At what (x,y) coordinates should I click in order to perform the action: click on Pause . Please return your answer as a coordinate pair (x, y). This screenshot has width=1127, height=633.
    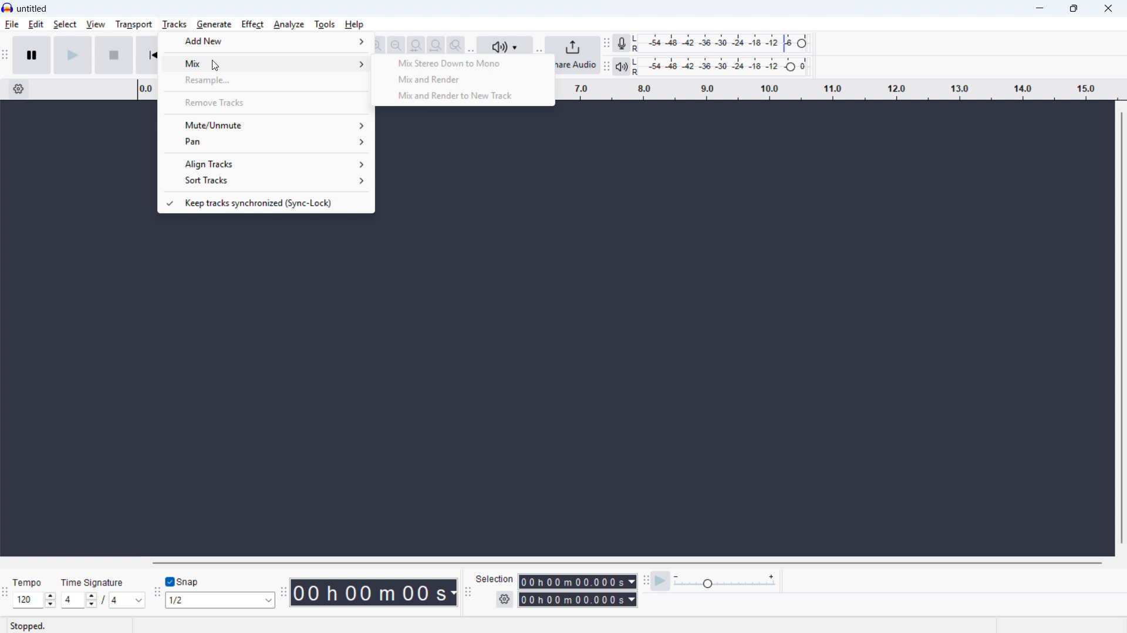
    Looking at the image, I should click on (32, 55).